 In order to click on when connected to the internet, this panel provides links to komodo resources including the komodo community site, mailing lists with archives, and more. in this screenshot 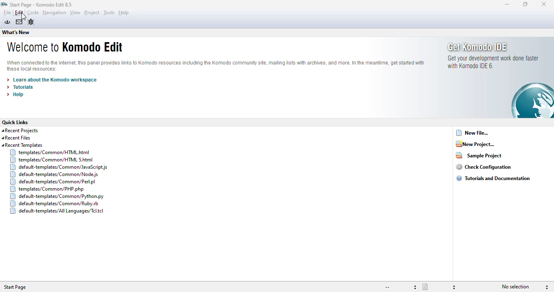, I will do `click(216, 67)`.